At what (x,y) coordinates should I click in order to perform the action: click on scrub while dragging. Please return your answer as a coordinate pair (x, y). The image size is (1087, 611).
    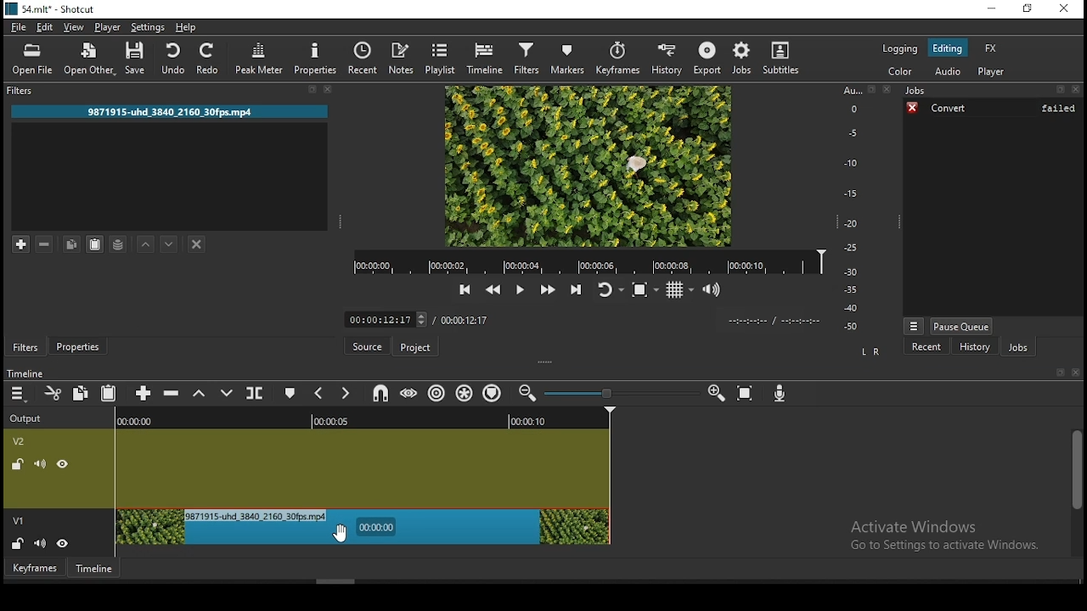
    Looking at the image, I should click on (410, 393).